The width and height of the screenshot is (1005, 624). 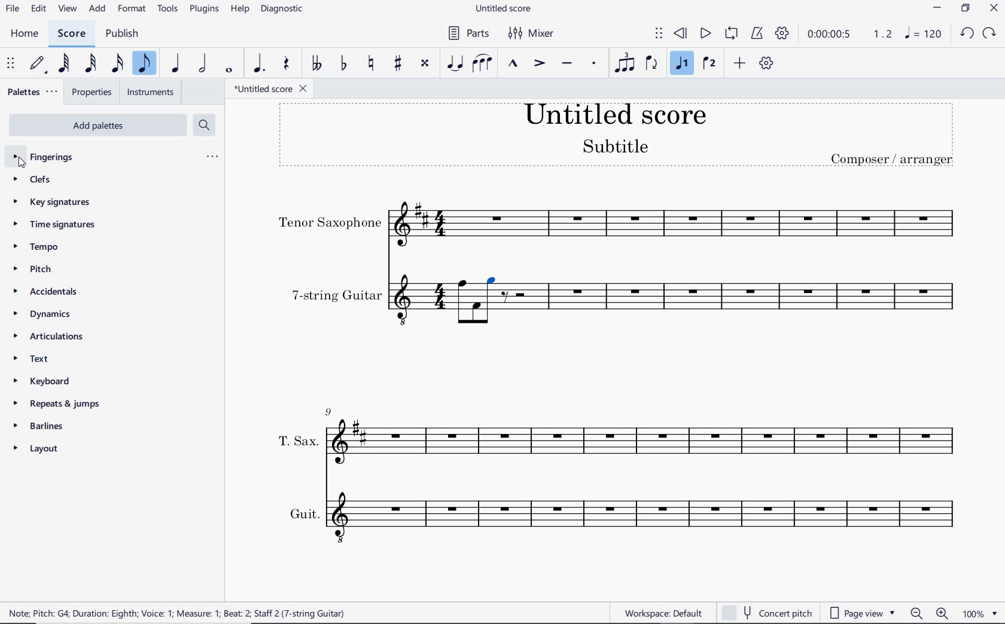 What do you see at coordinates (58, 404) in the screenshot?
I see `REPEATS & JUMPS` at bounding box center [58, 404].